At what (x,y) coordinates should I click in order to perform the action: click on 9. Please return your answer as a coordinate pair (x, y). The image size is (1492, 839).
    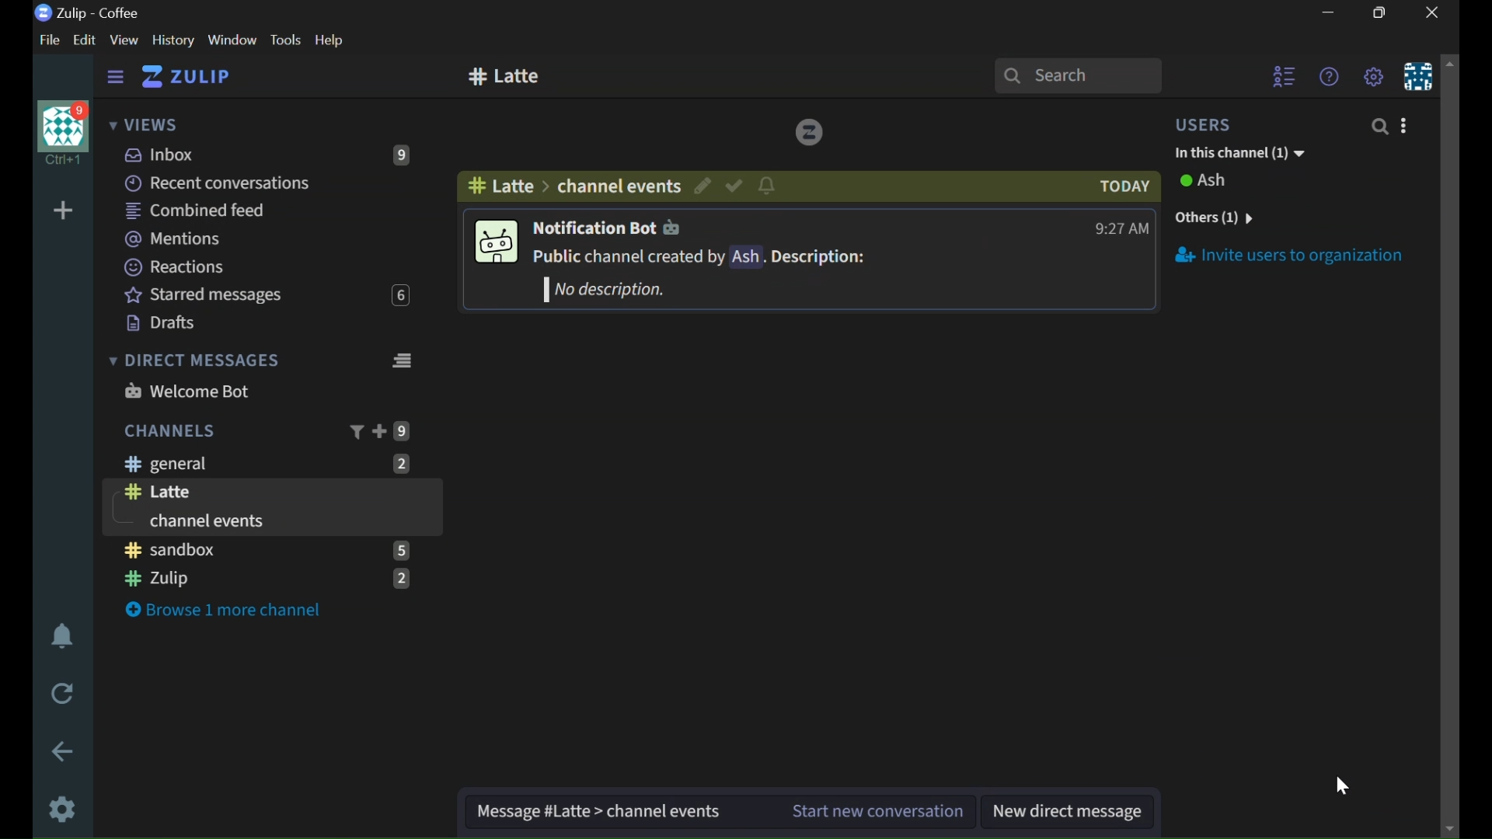
    Looking at the image, I should click on (403, 432).